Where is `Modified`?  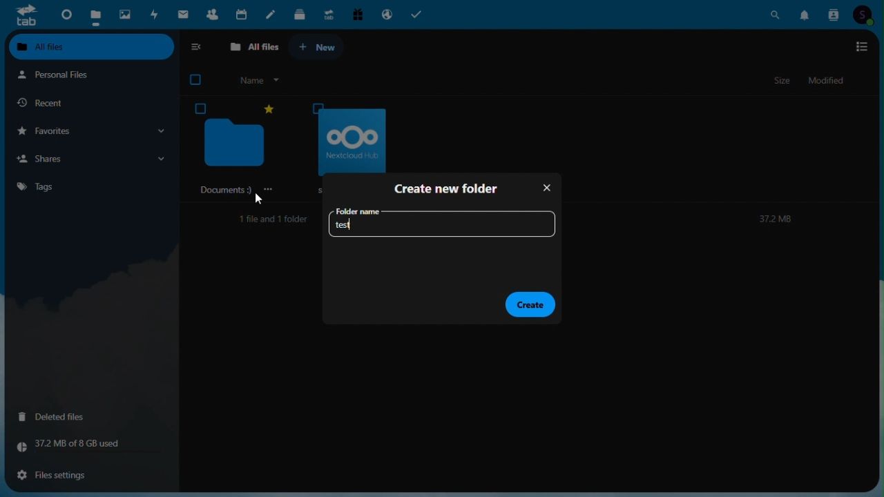
Modified is located at coordinates (836, 81).